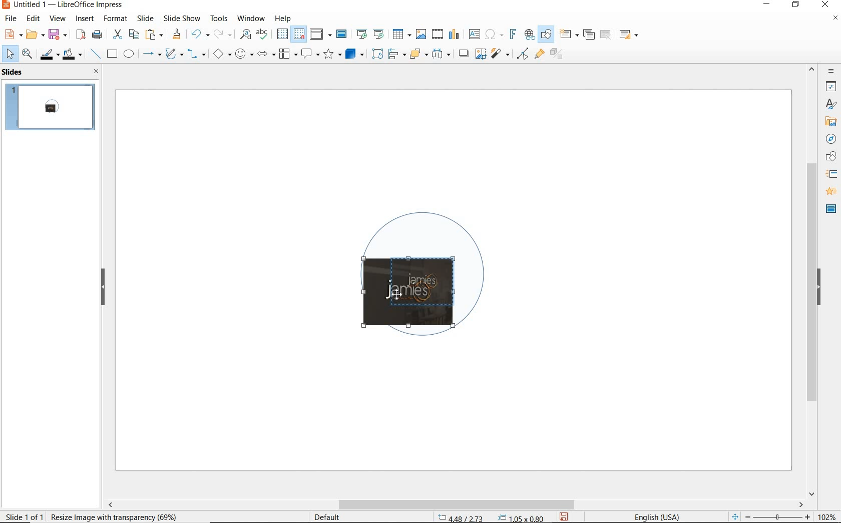  Describe the element at coordinates (831, 174) in the screenshot. I see `slide transition` at that location.